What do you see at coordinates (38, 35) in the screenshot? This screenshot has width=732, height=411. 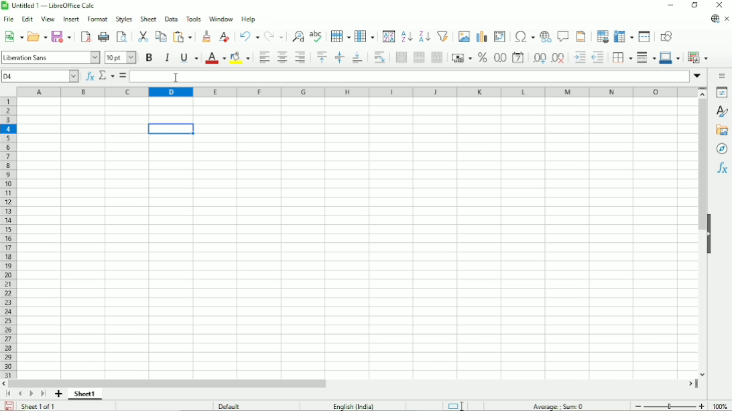 I see `Open` at bounding box center [38, 35].